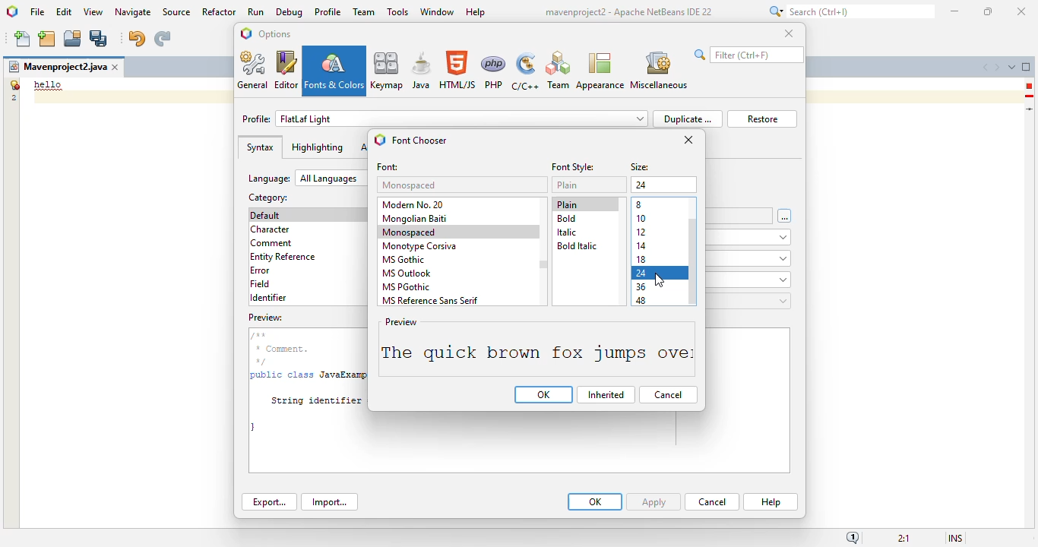 The width and height of the screenshot is (1038, 547). Describe the element at coordinates (524, 71) in the screenshot. I see `C/C++` at that location.